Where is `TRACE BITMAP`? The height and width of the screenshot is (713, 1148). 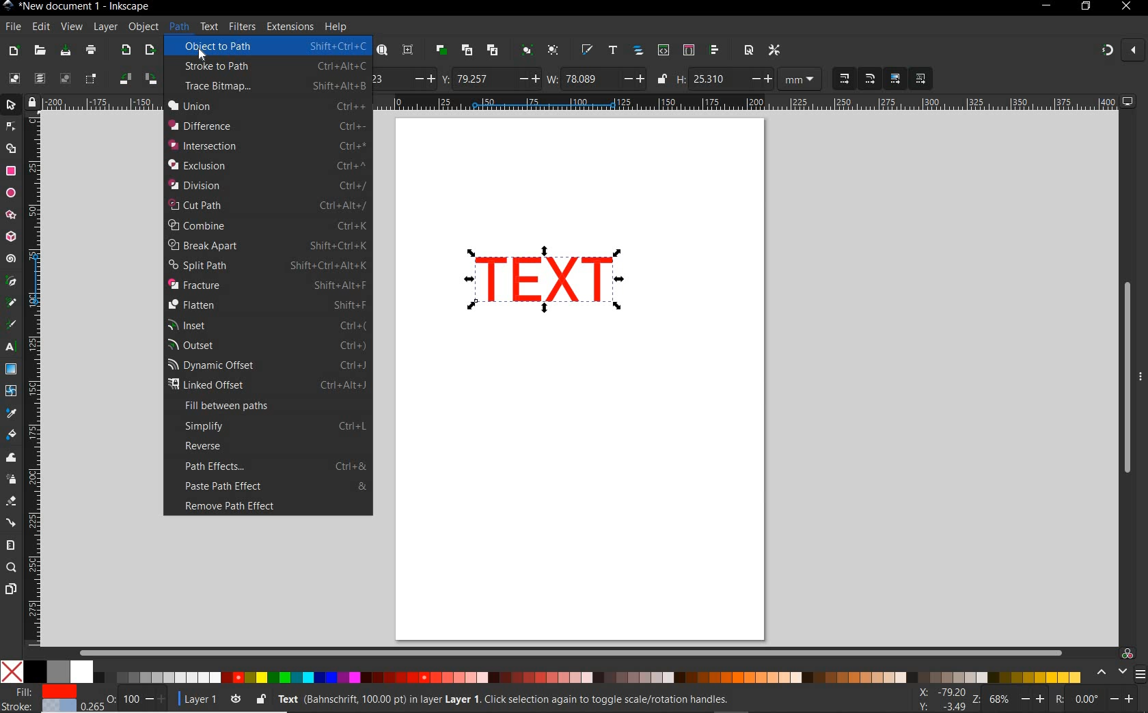 TRACE BITMAP is located at coordinates (274, 86).